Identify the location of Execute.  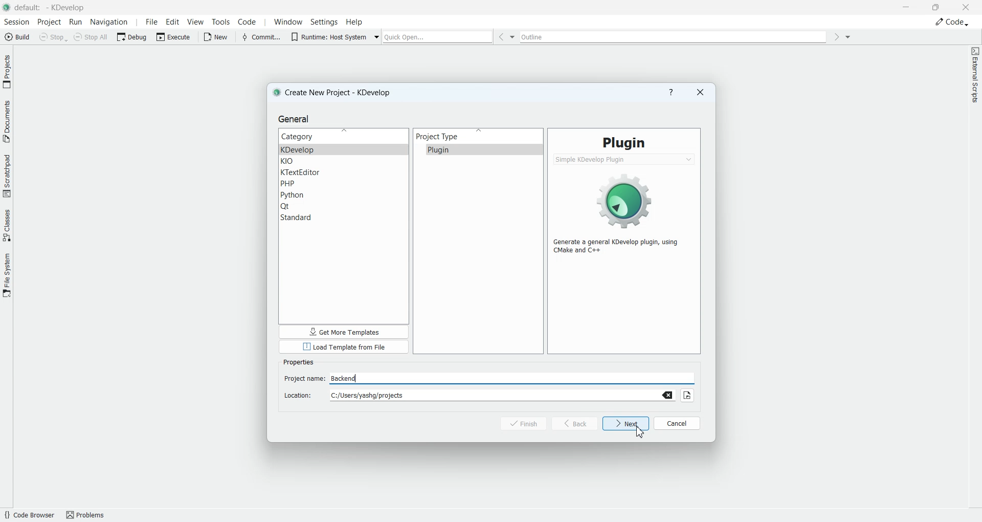
(174, 36).